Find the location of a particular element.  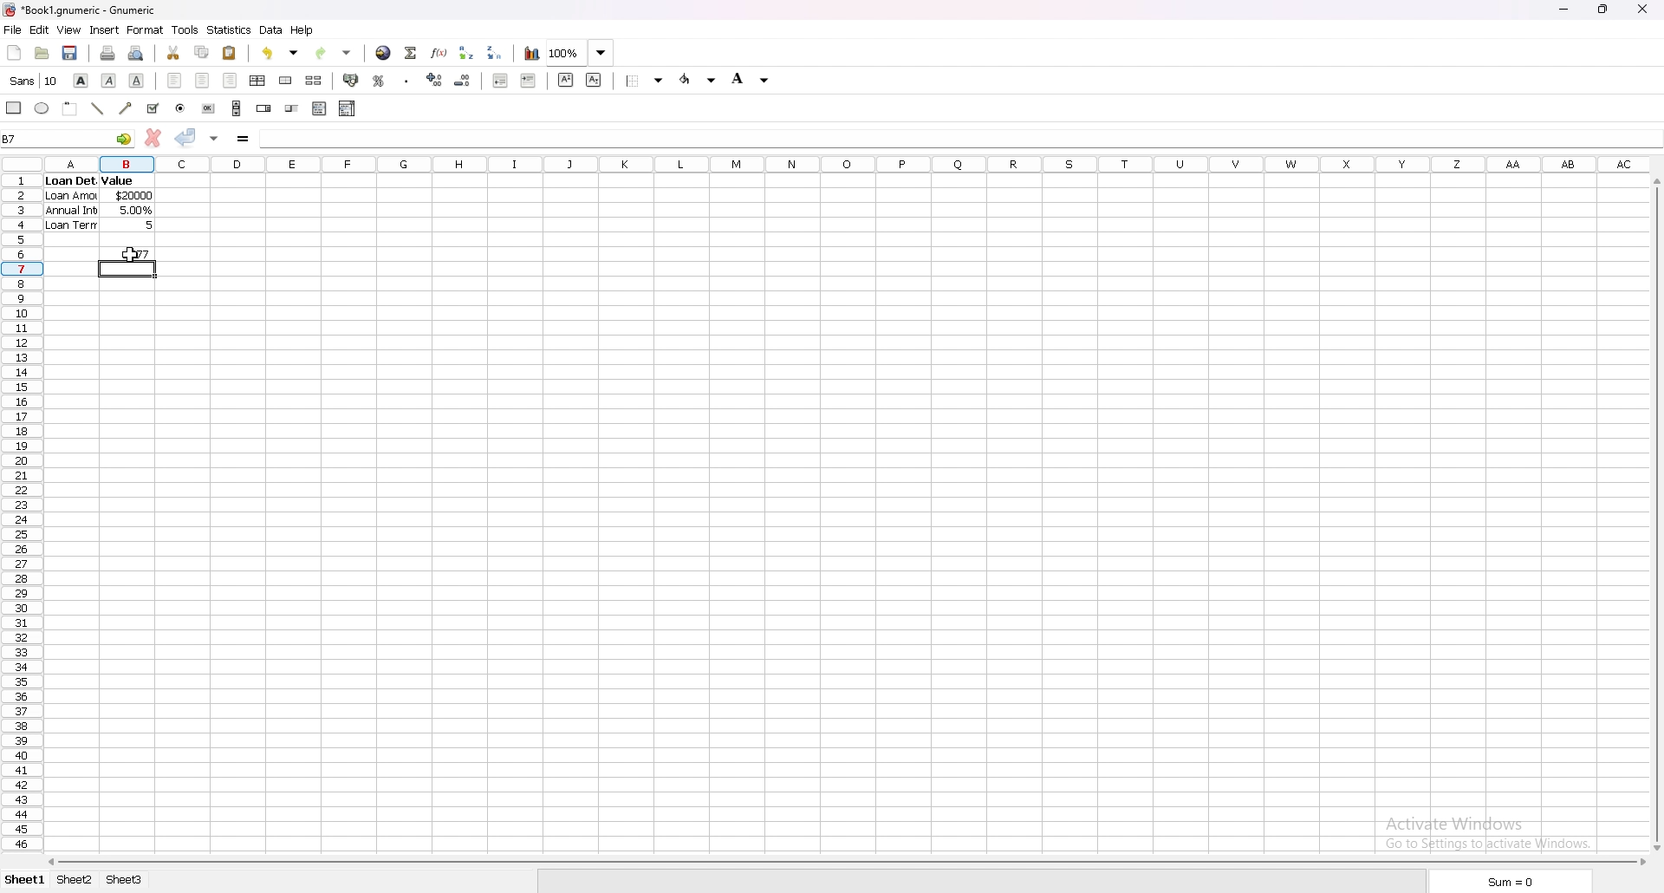

data is located at coordinates (272, 30).